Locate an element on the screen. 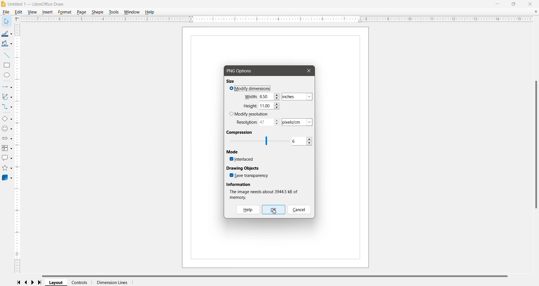 The image size is (539, 286). Document Title - Application Name is located at coordinates (38, 4).